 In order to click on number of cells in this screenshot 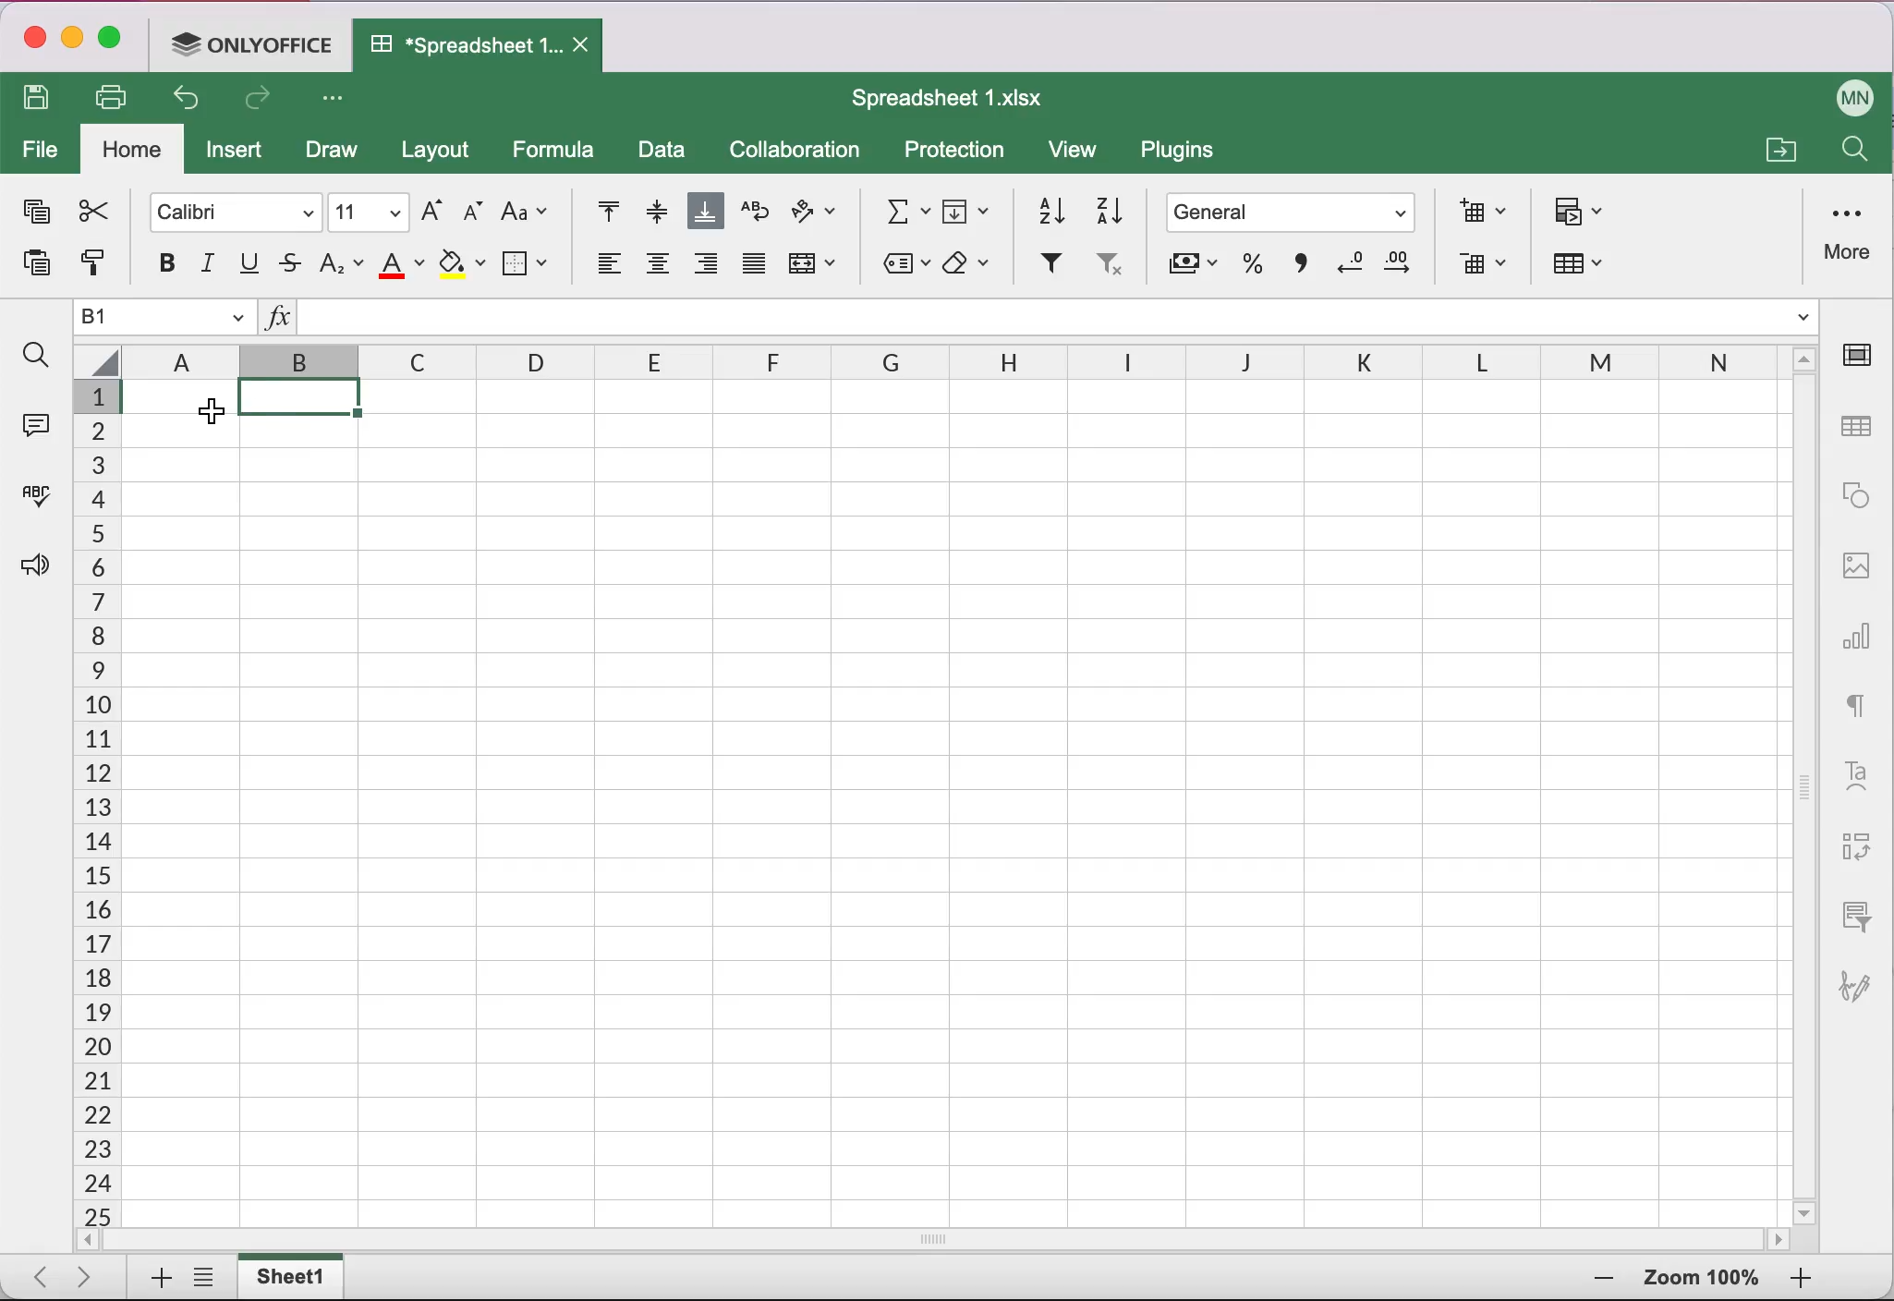, I will do `click(93, 805)`.